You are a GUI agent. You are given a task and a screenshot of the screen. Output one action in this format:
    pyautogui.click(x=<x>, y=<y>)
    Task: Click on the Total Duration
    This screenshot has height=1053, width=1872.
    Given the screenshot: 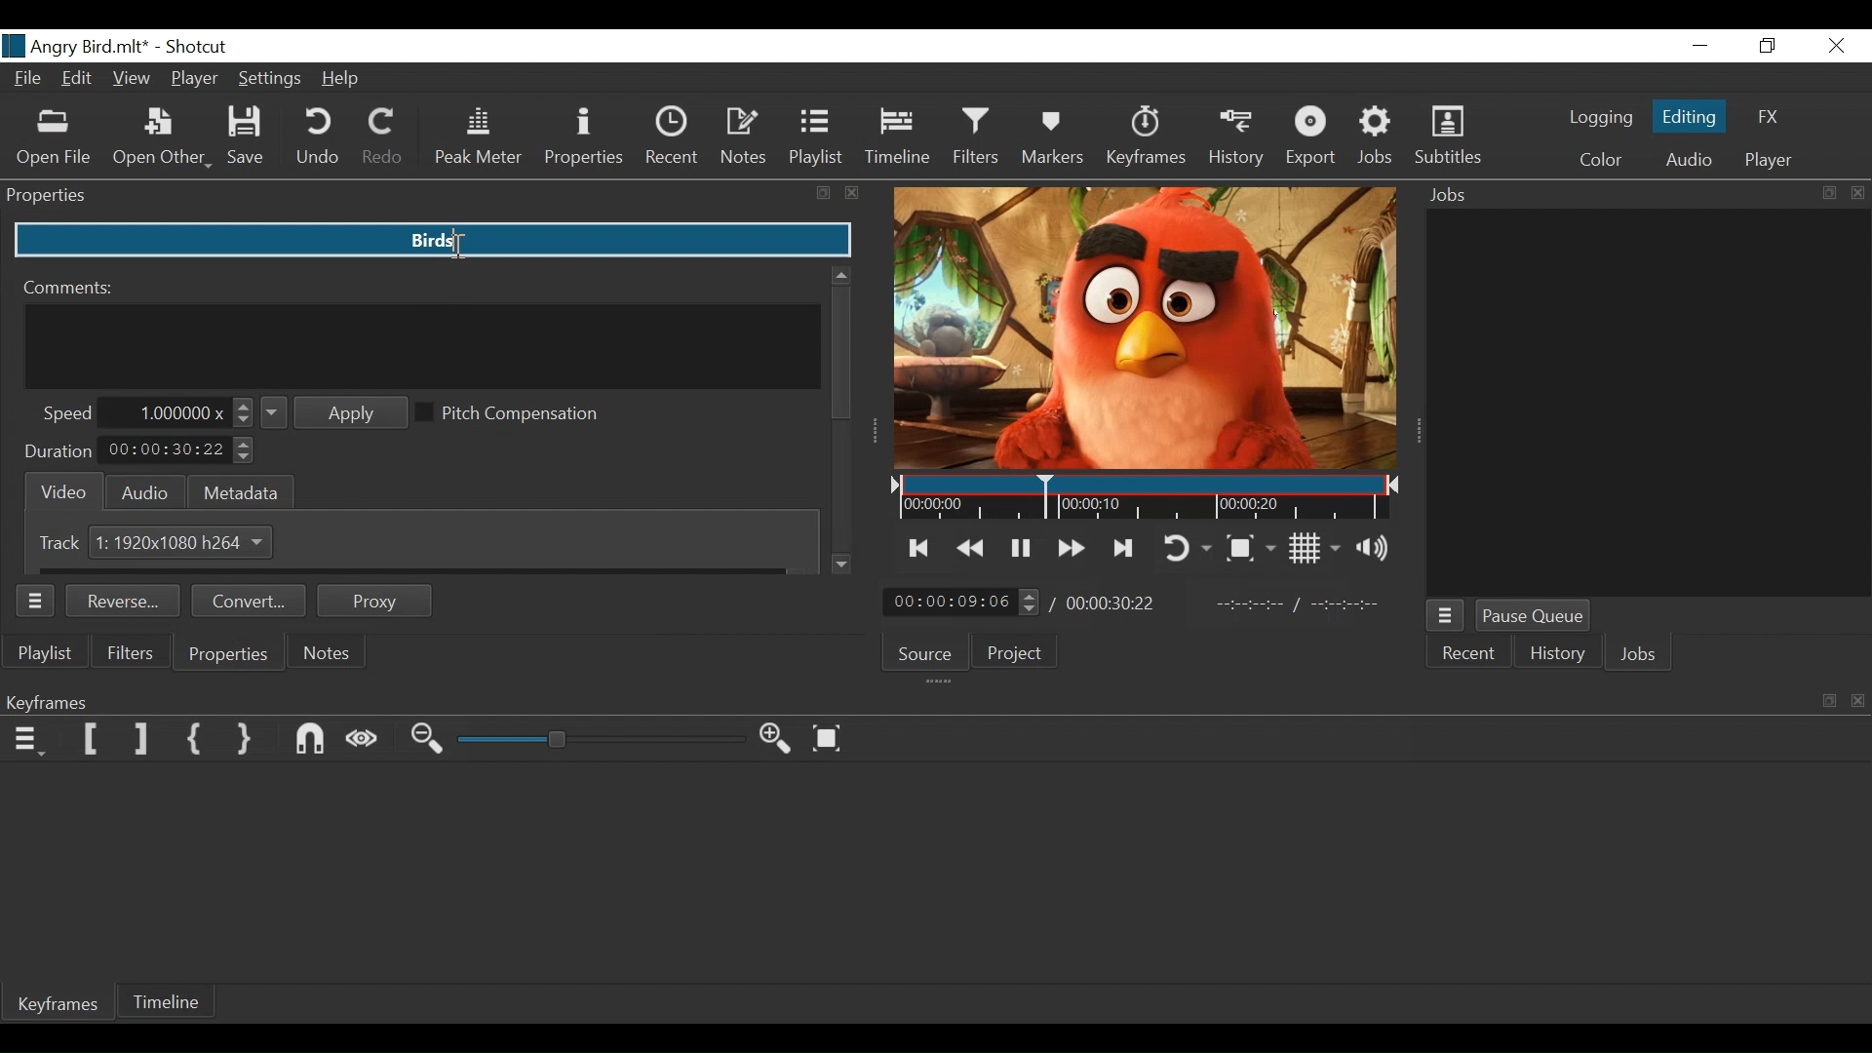 What is the action you would take?
    pyautogui.click(x=1113, y=605)
    